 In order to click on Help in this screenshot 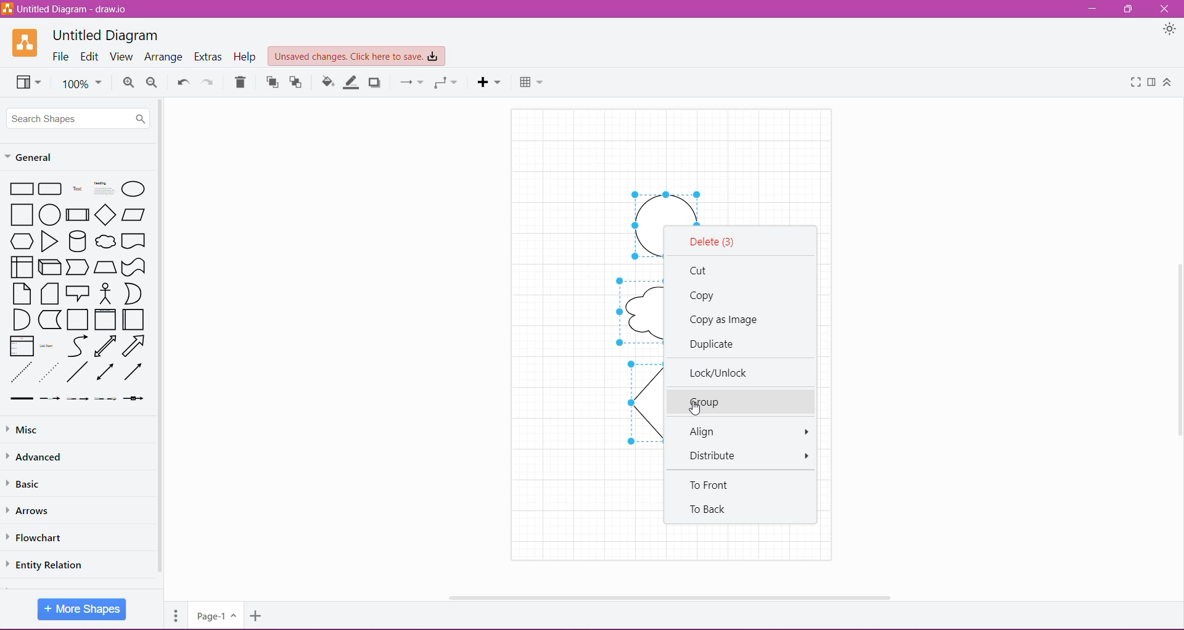, I will do `click(246, 57)`.